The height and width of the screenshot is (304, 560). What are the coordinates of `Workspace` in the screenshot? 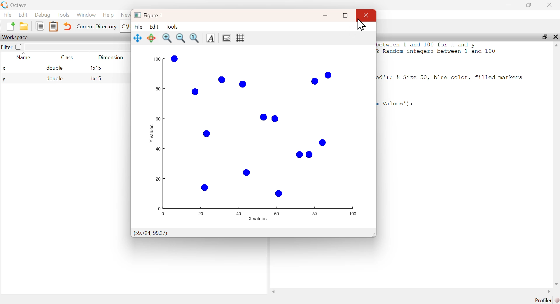 It's located at (16, 37).